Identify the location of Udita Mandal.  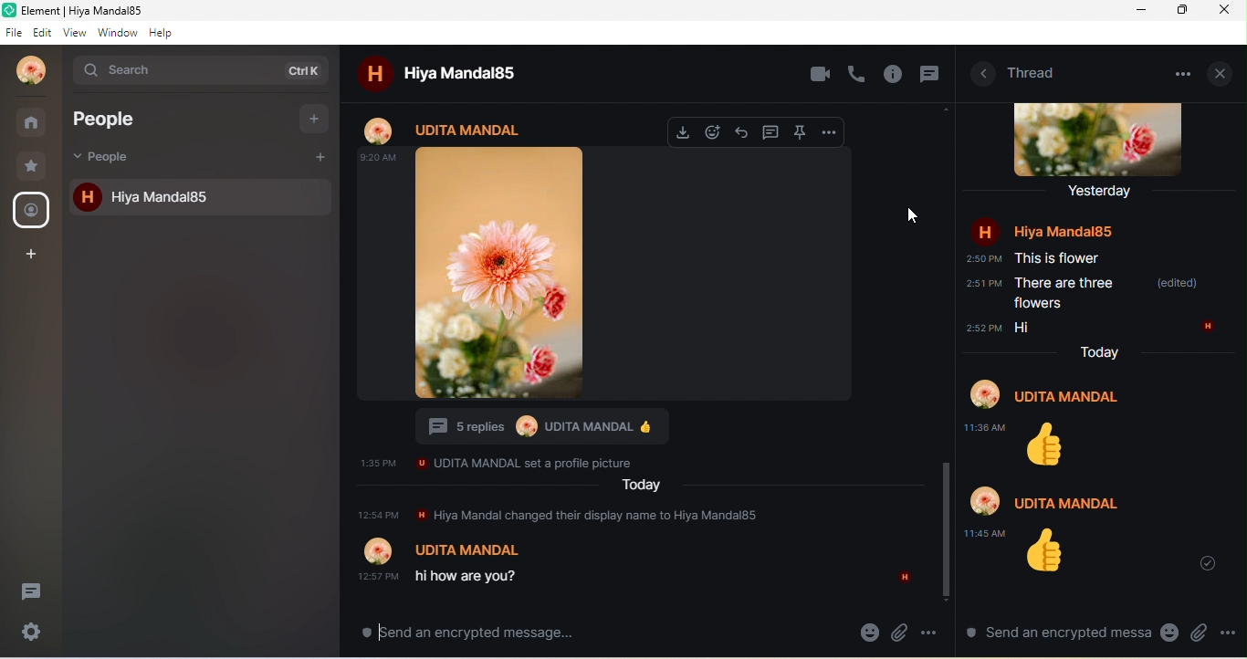
(1066, 502).